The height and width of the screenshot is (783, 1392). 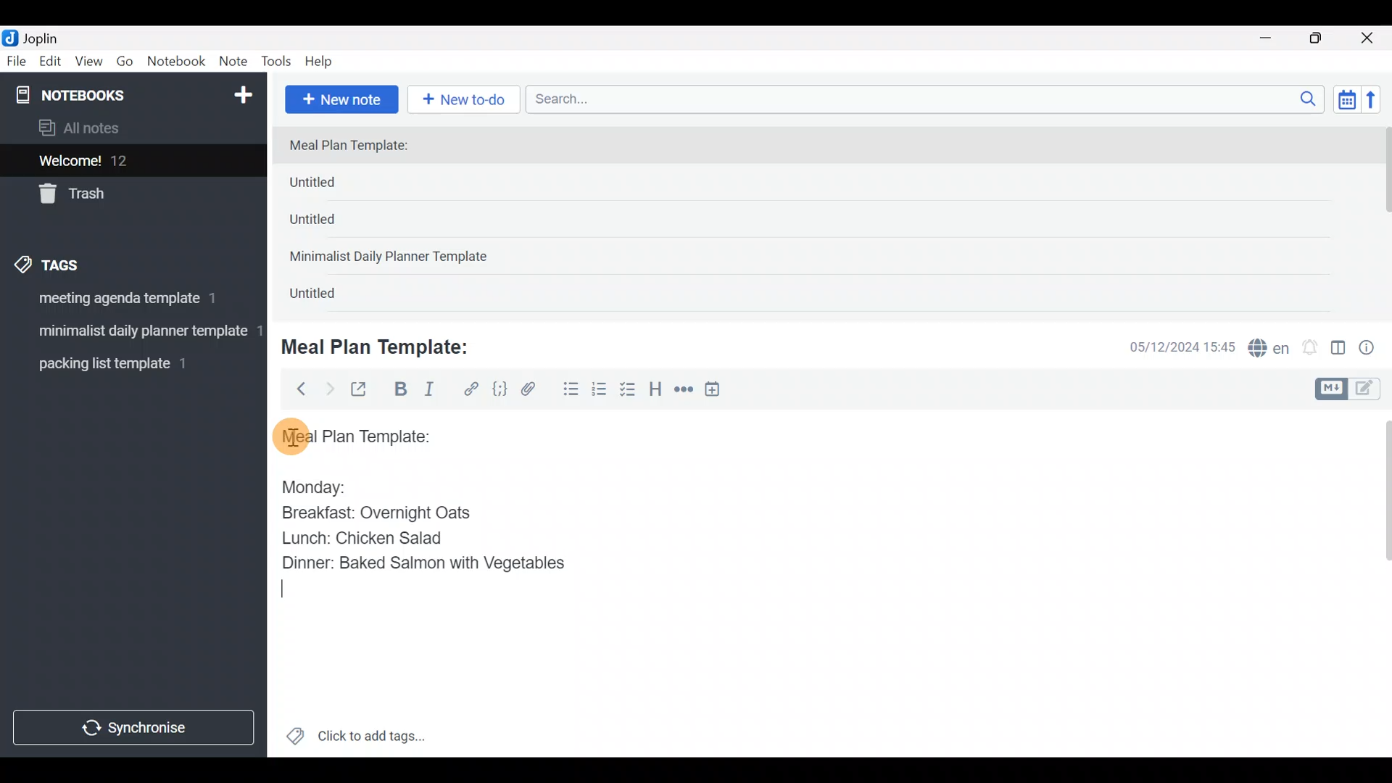 I want to click on Click to add tags, so click(x=355, y=741).